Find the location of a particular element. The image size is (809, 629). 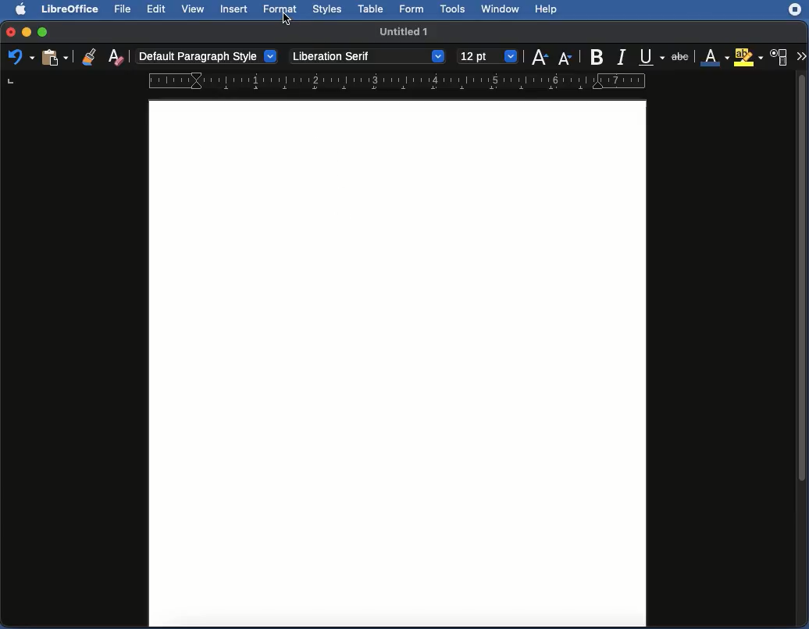

Paragraph style is located at coordinates (207, 55).